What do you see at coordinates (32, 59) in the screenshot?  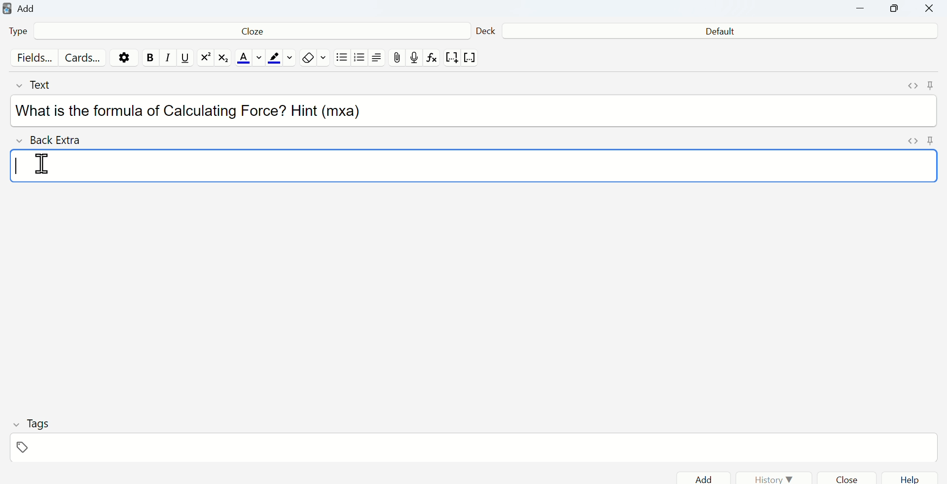 I see `Fields` at bounding box center [32, 59].